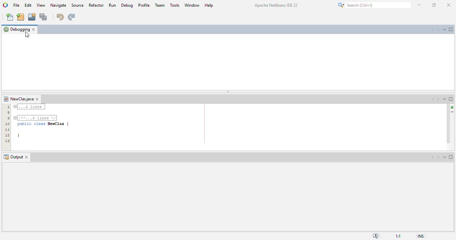 The image size is (456, 240). I want to click on tools, so click(175, 5).